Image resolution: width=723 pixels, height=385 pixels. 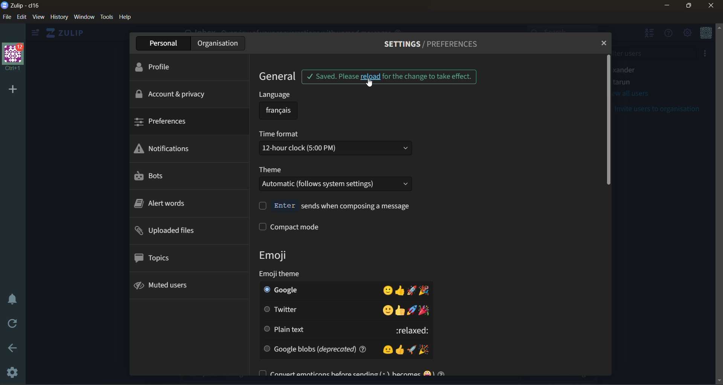 I want to click on edit, so click(x=21, y=17).